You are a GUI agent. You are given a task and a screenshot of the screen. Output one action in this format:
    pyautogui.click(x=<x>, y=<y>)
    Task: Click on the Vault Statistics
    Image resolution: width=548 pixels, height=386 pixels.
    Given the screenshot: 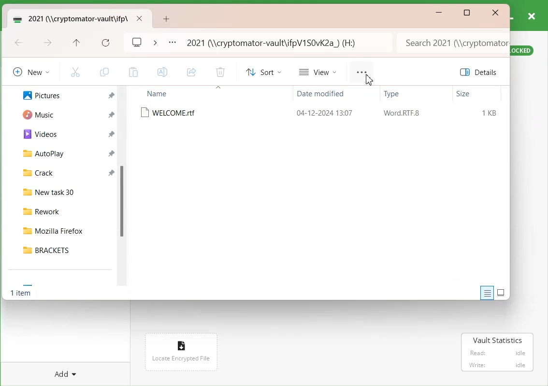 What is the action you would take?
    pyautogui.click(x=496, y=339)
    